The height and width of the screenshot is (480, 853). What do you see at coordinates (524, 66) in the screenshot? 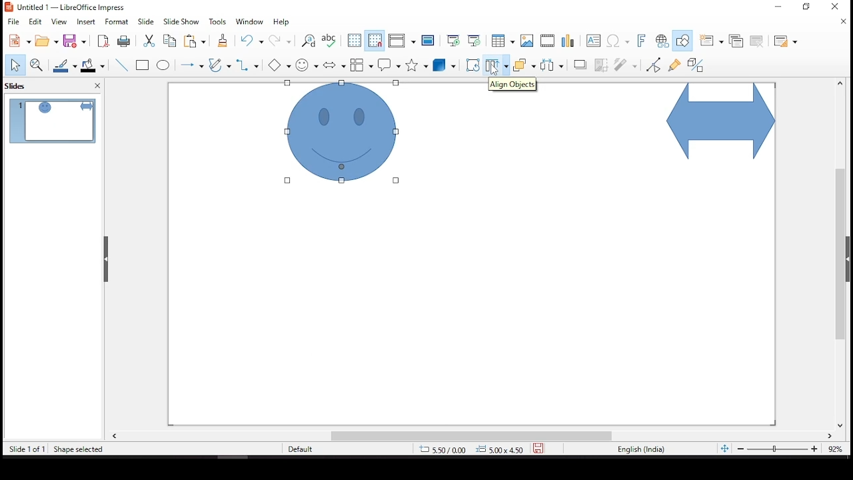
I see `arrange` at bounding box center [524, 66].